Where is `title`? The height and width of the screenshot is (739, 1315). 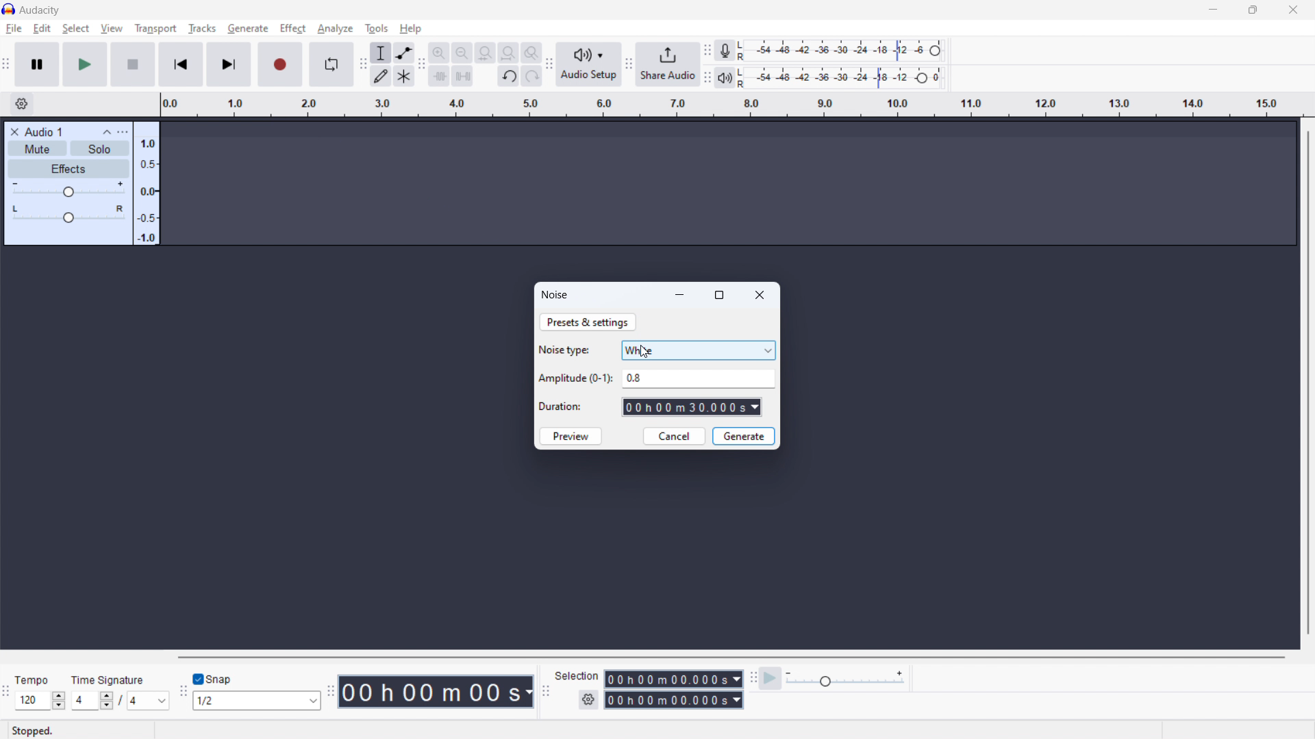
title is located at coordinates (40, 10).